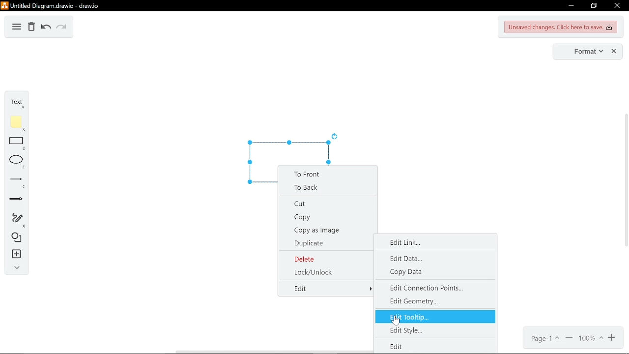 This screenshot has height=354, width=629. What do you see at coordinates (328, 288) in the screenshot?
I see `edit` at bounding box center [328, 288].